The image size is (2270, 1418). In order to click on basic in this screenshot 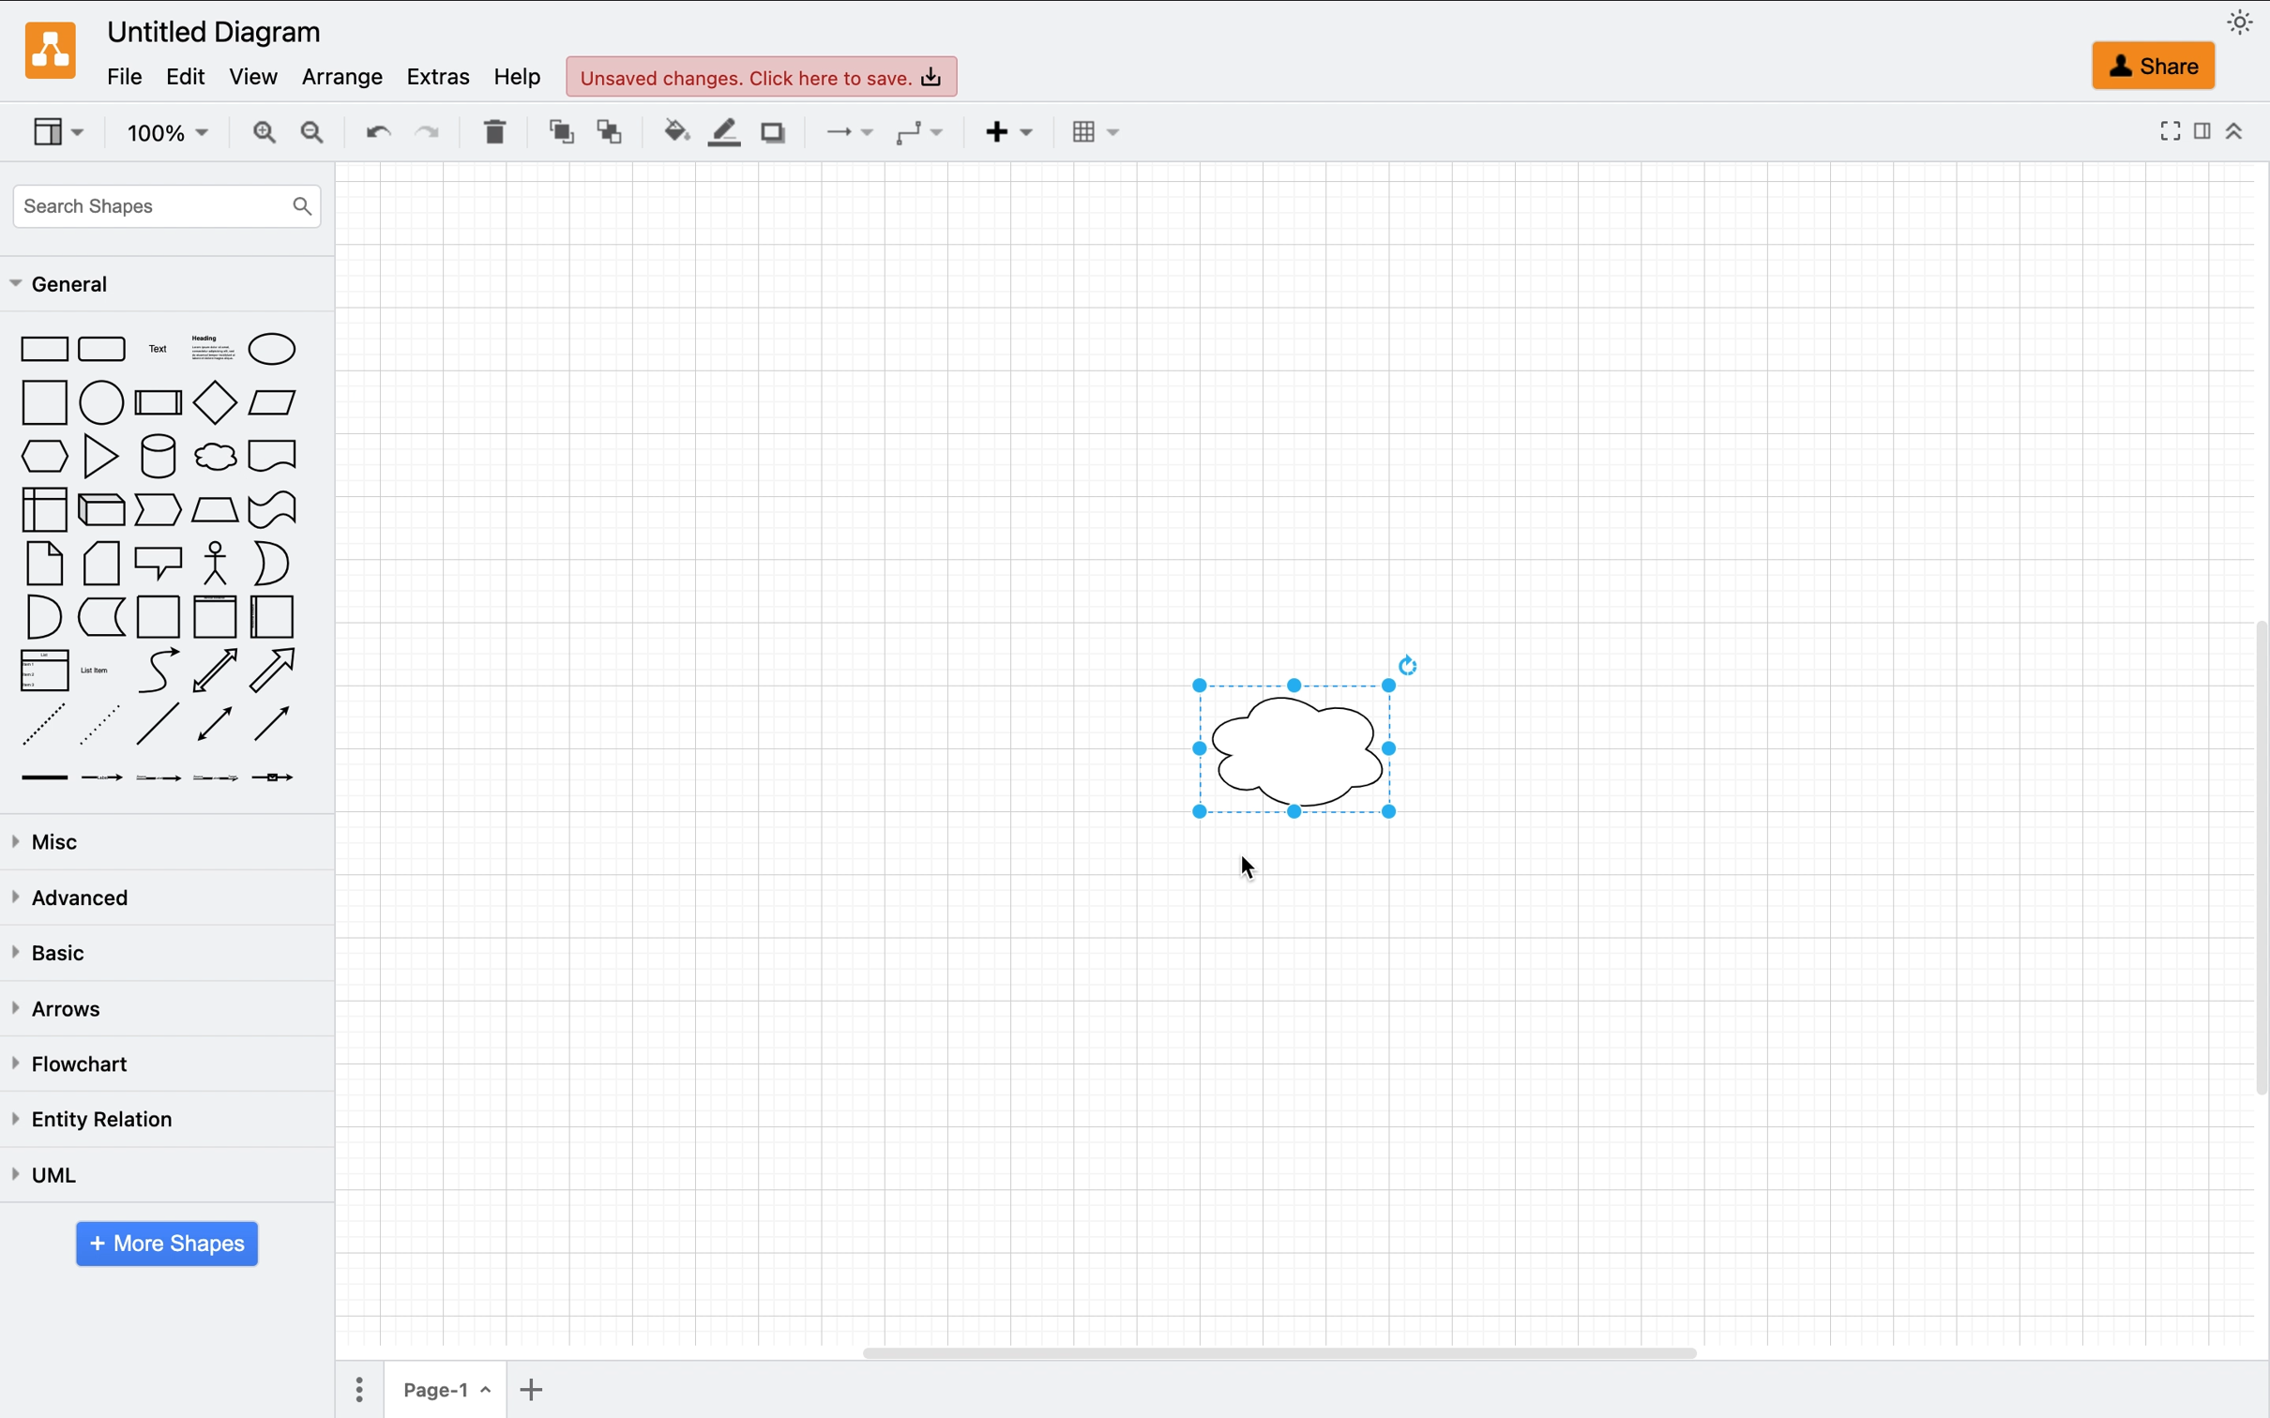, I will do `click(61, 952)`.